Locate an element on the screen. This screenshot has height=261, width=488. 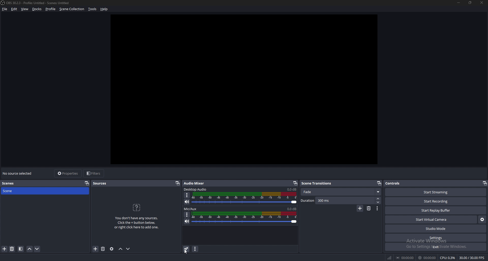
exit is located at coordinates (435, 247).